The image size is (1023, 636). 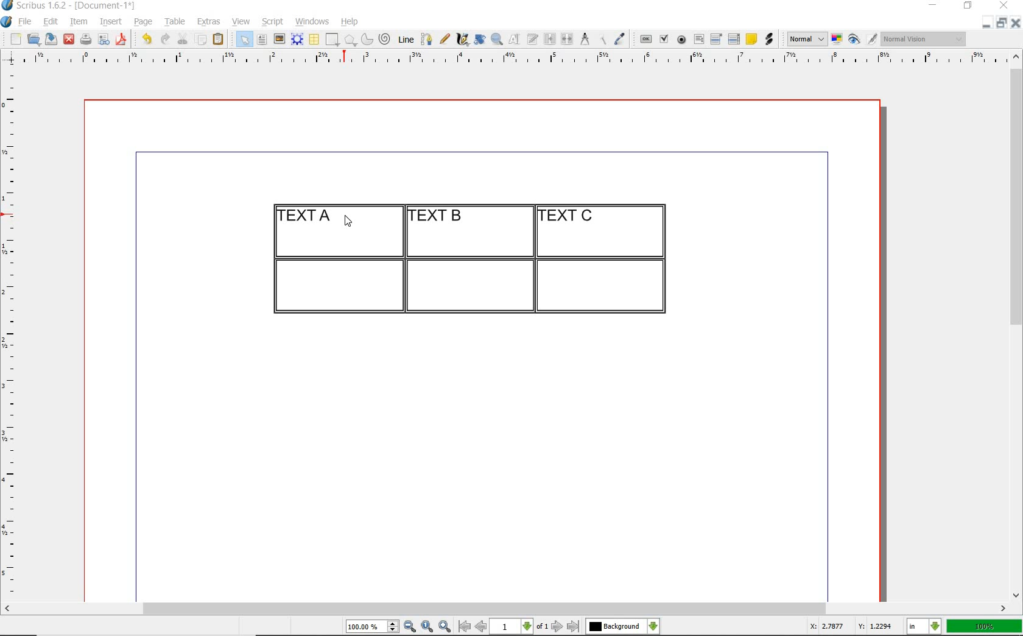 What do you see at coordinates (7, 22) in the screenshot?
I see `system logo` at bounding box center [7, 22].